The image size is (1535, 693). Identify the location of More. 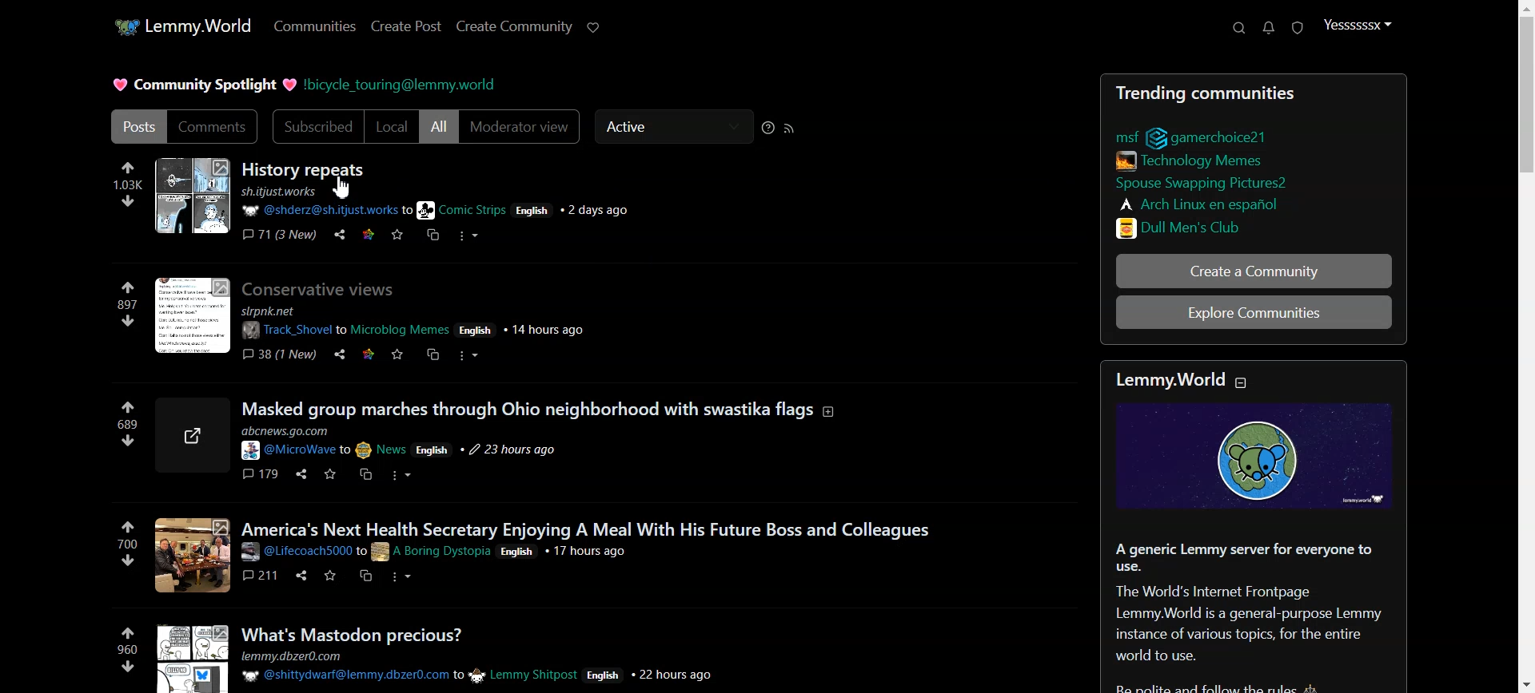
(401, 477).